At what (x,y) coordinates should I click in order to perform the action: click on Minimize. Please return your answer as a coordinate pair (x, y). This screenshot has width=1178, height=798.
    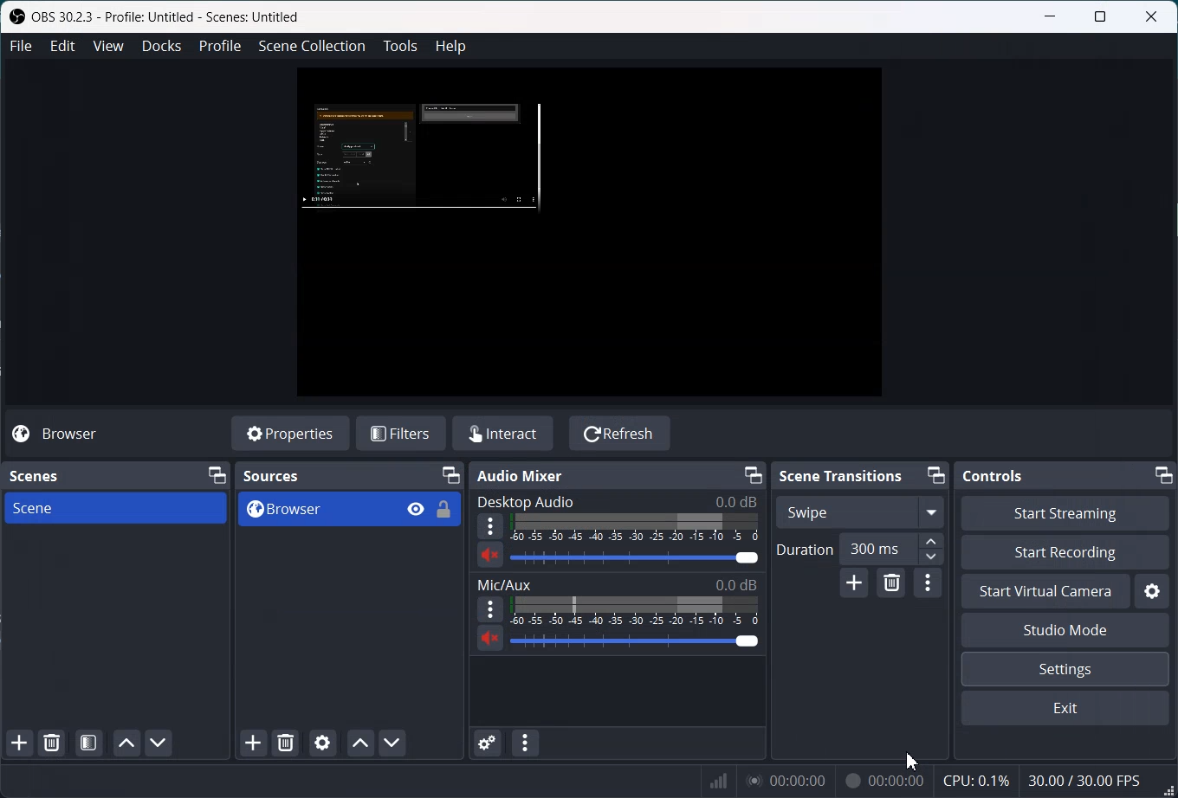
    Looking at the image, I should click on (1165, 474).